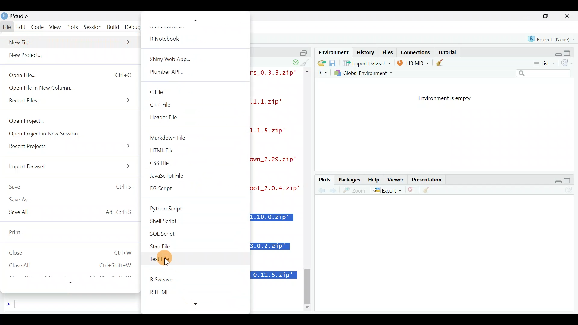 This screenshot has width=578, height=325. Describe the element at coordinates (69, 146) in the screenshot. I see `Recent Projects ` at that location.